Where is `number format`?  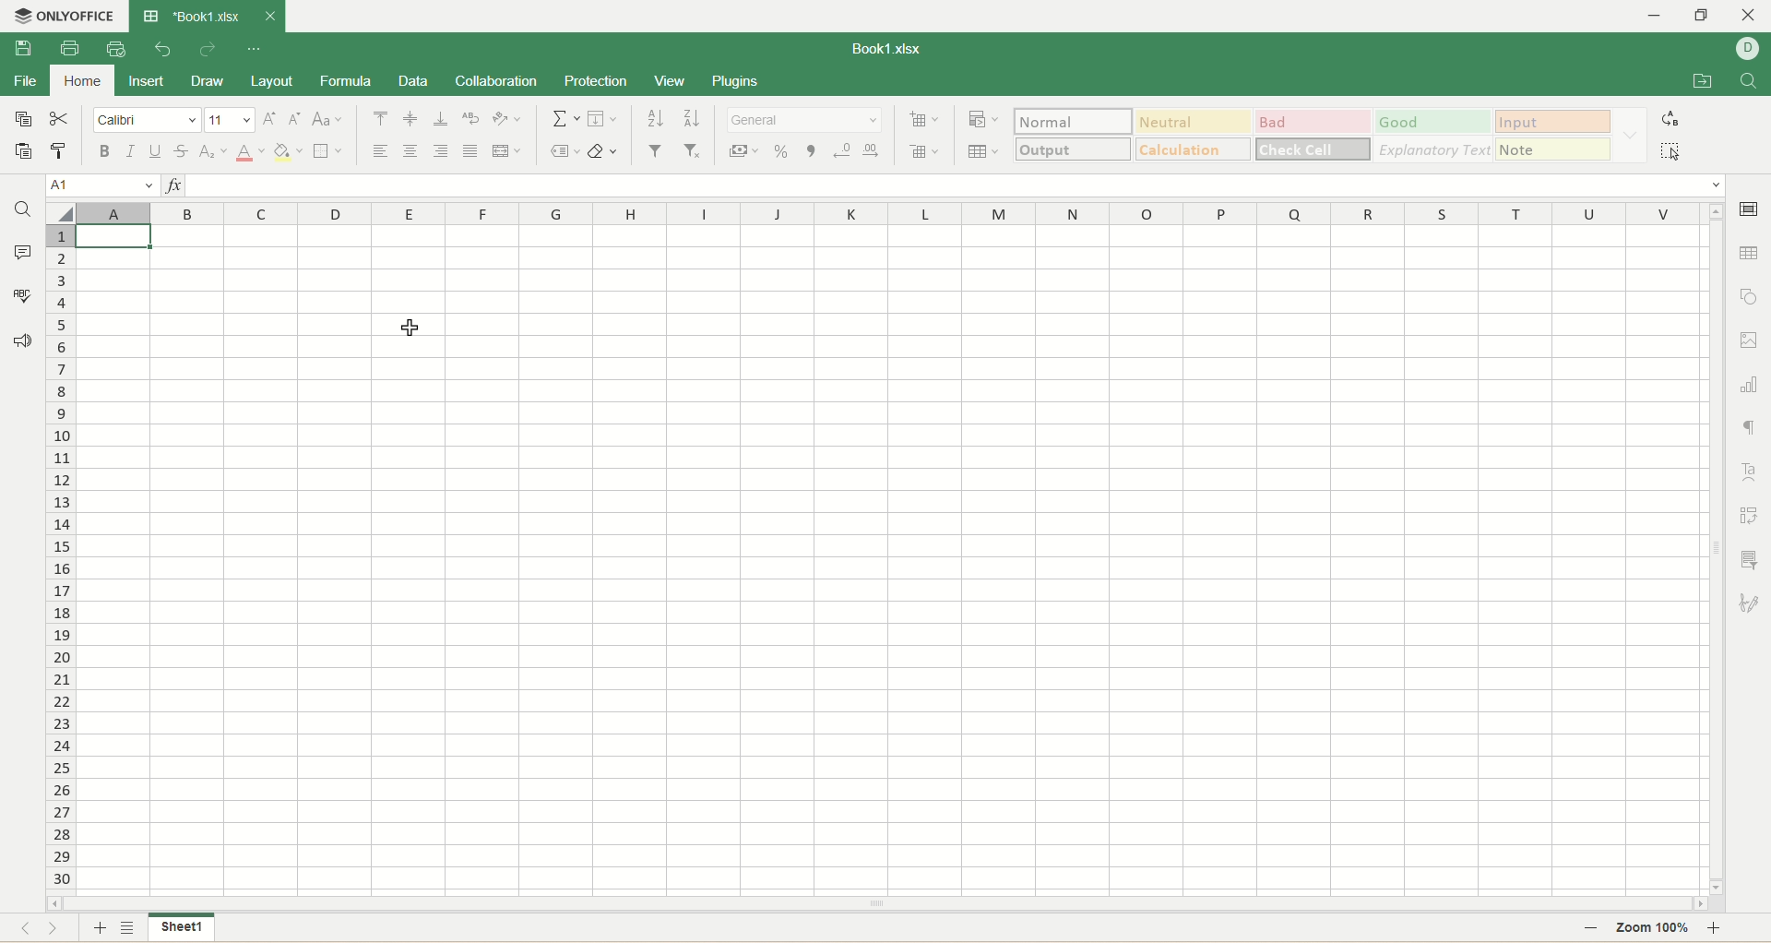 number format is located at coordinates (803, 121).